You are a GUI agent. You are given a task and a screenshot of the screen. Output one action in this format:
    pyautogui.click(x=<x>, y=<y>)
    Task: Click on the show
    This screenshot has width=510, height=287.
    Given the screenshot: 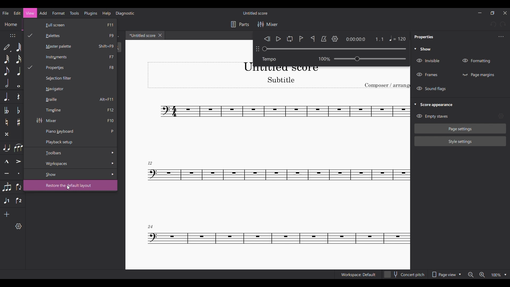 What is the action you would take?
    pyautogui.click(x=427, y=49)
    